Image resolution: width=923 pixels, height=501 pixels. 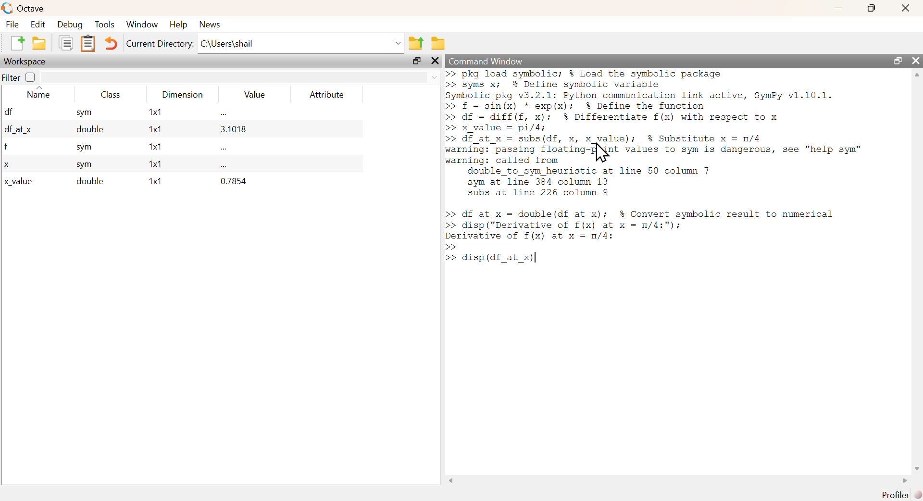 I want to click on df, so click(x=9, y=111).